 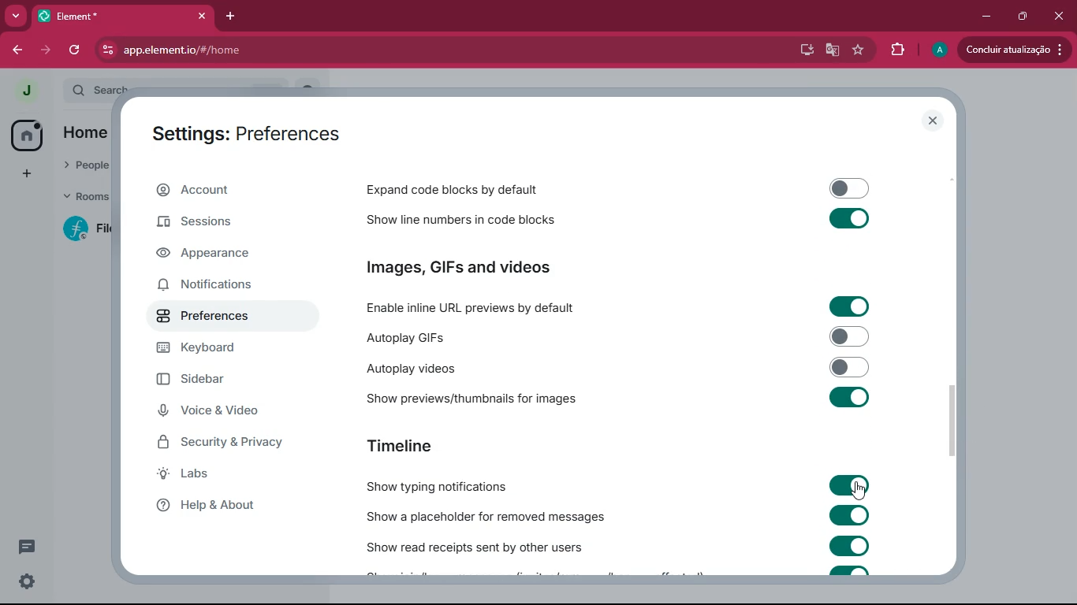 I want to click on cursor, so click(x=859, y=492).